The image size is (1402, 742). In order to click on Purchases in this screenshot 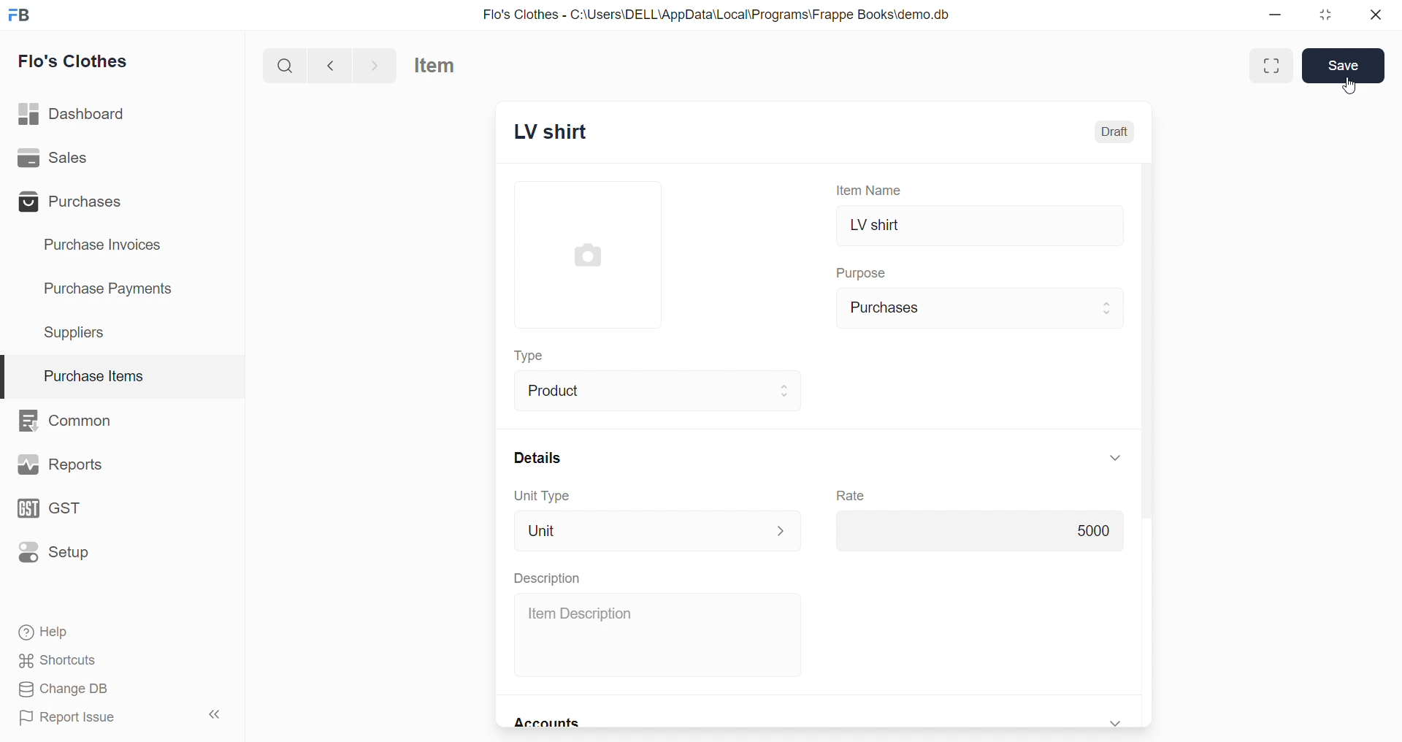, I will do `click(74, 202)`.